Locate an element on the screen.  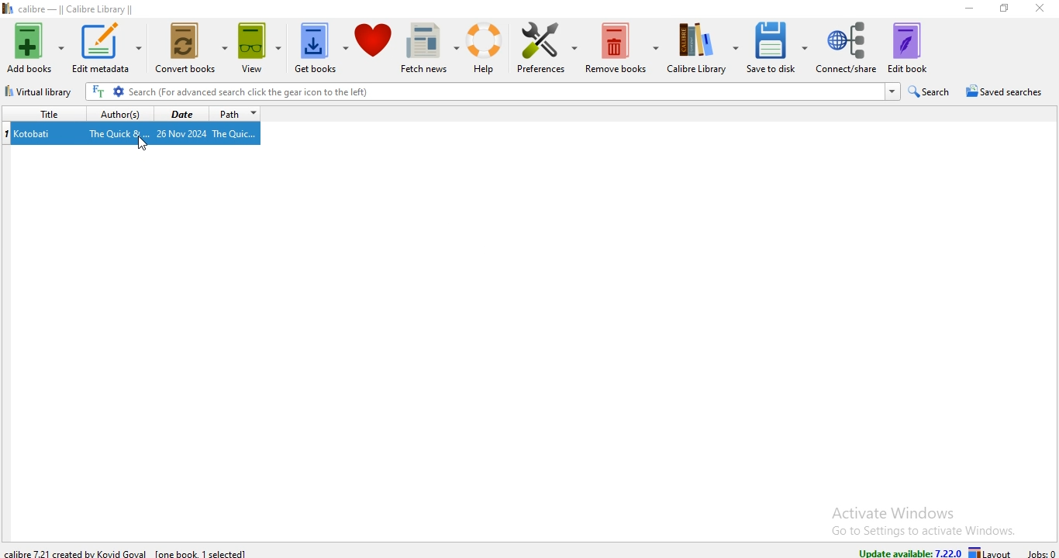
connect/share is located at coordinates (847, 47).